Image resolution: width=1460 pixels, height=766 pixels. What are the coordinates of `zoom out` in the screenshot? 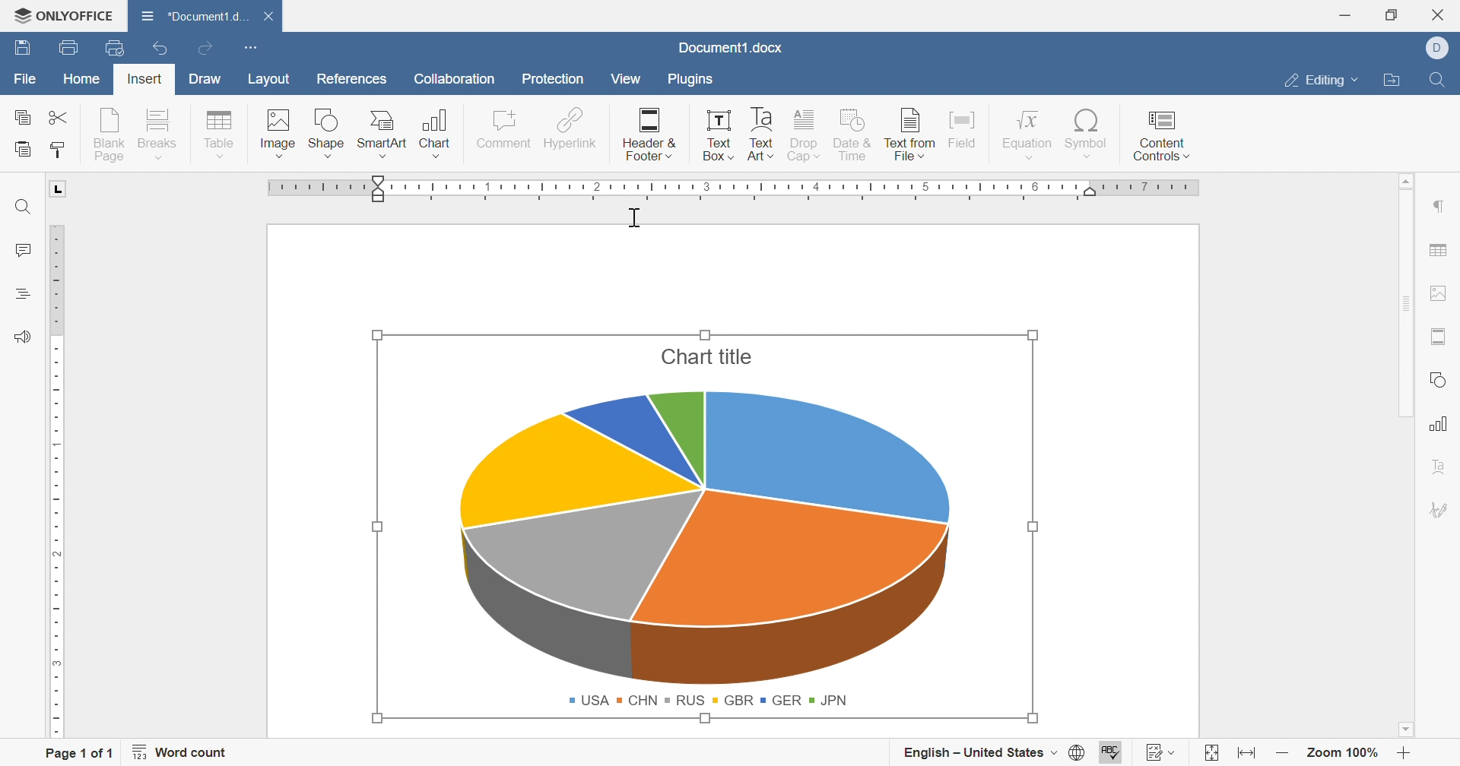 It's located at (1280, 752).